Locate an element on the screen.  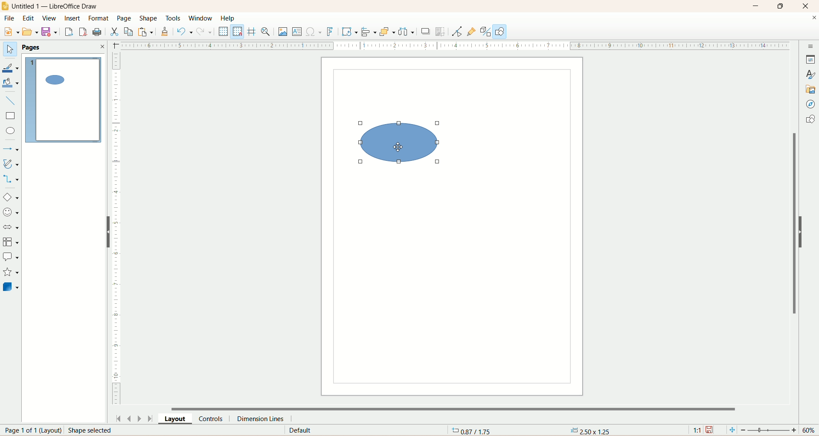
page number is located at coordinates (57, 429).